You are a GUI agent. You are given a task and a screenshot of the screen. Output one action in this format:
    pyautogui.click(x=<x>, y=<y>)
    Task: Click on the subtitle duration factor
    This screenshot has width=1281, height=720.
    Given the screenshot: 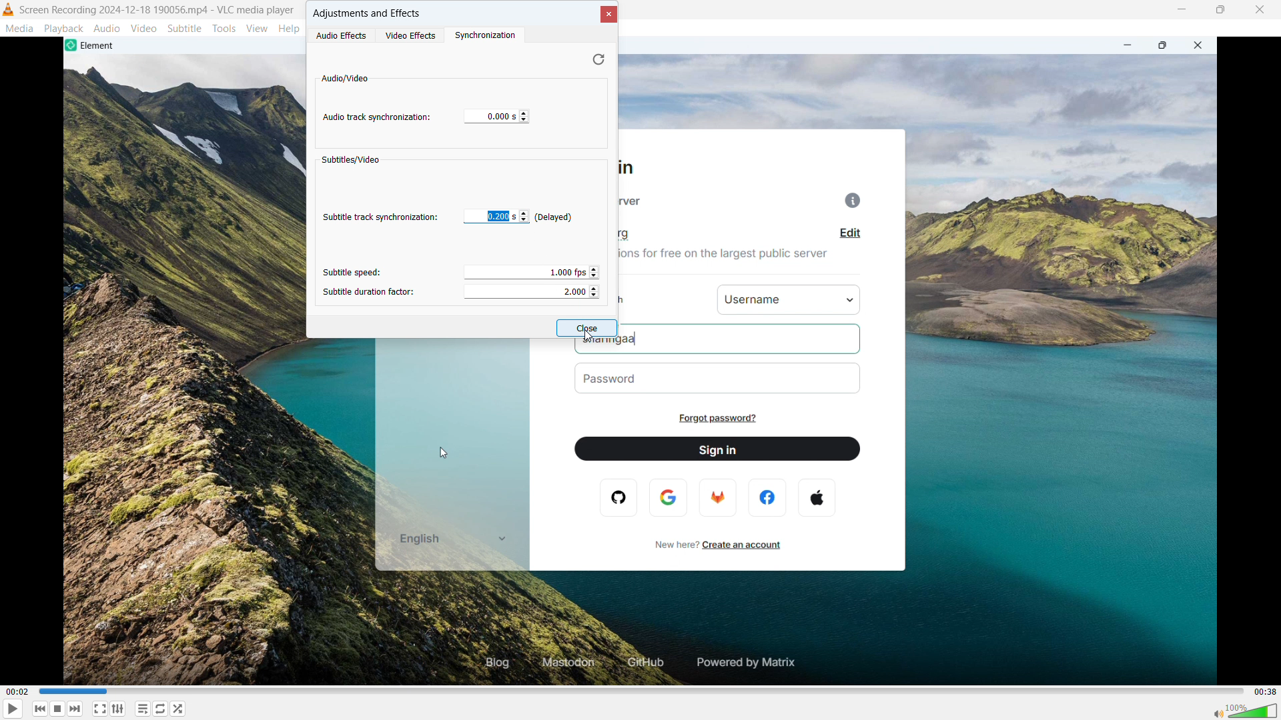 What is the action you would take?
    pyautogui.click(x=370, y=292)
    